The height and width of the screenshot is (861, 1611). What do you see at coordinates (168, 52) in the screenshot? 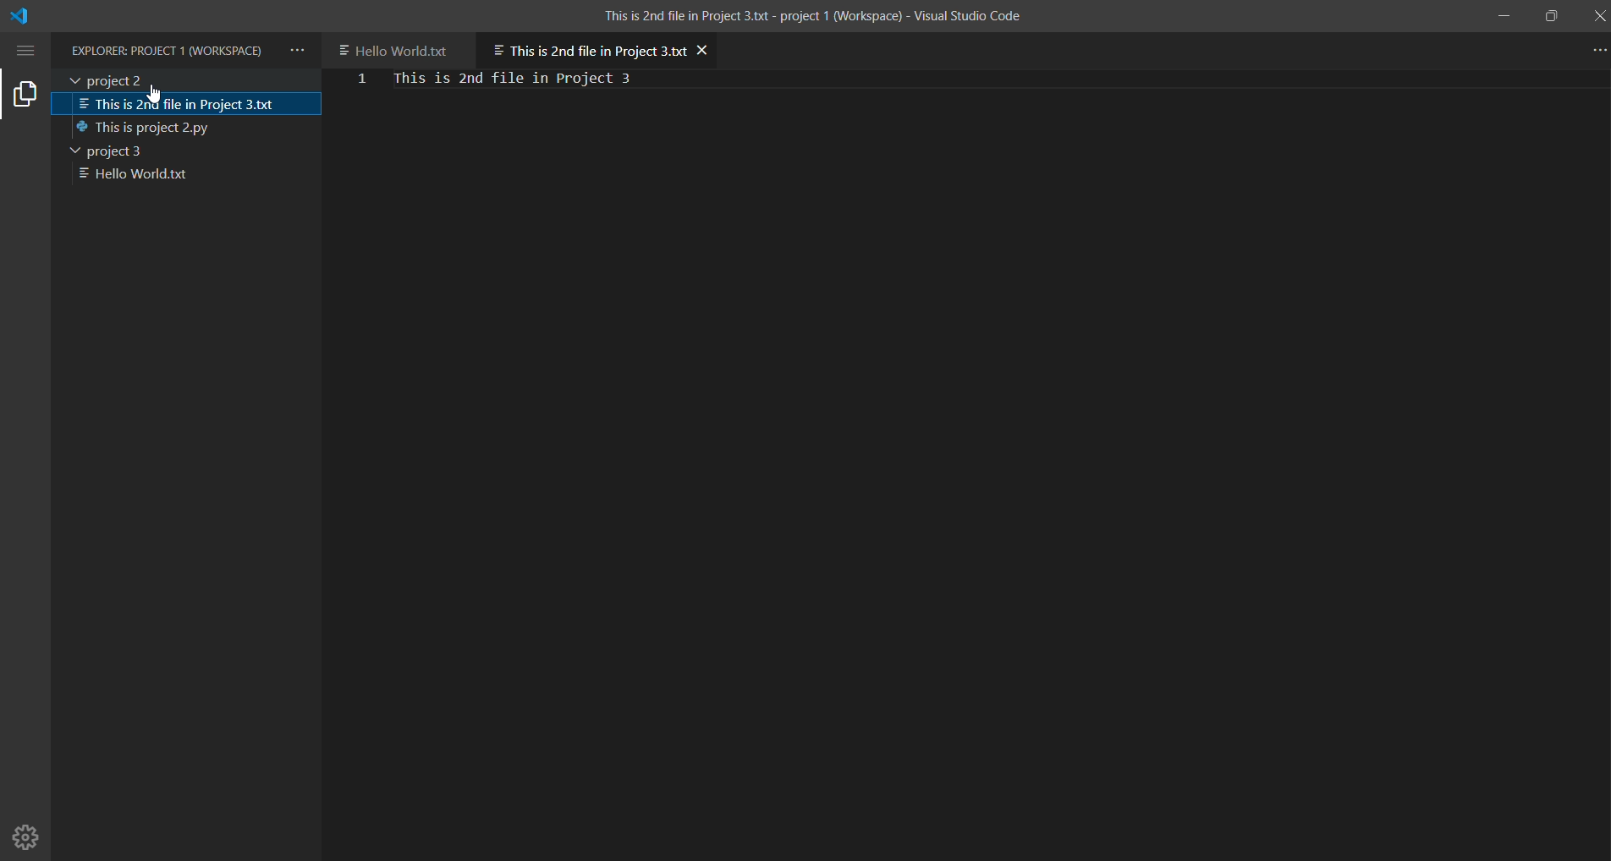
I see `Explorer` at bounding box center [168, 52].